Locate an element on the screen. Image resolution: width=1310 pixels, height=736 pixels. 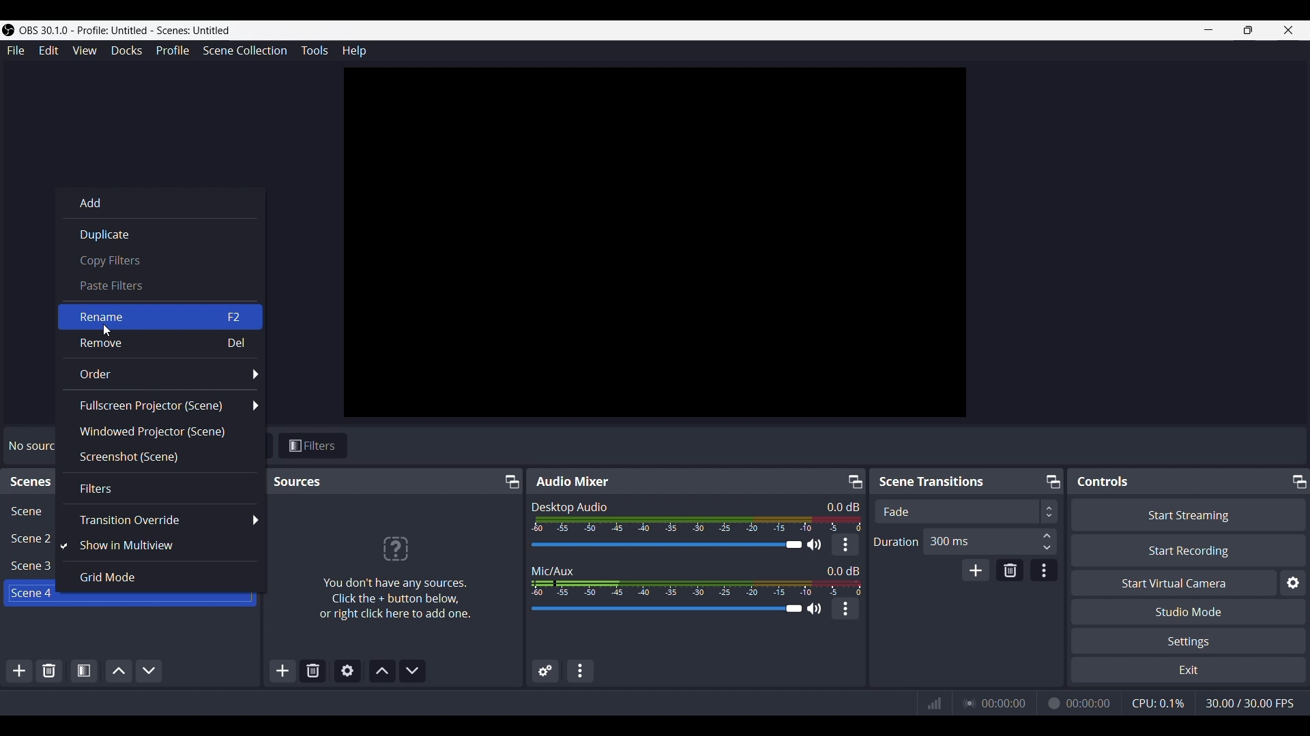
Exit is located at coordinates (1187, 671).